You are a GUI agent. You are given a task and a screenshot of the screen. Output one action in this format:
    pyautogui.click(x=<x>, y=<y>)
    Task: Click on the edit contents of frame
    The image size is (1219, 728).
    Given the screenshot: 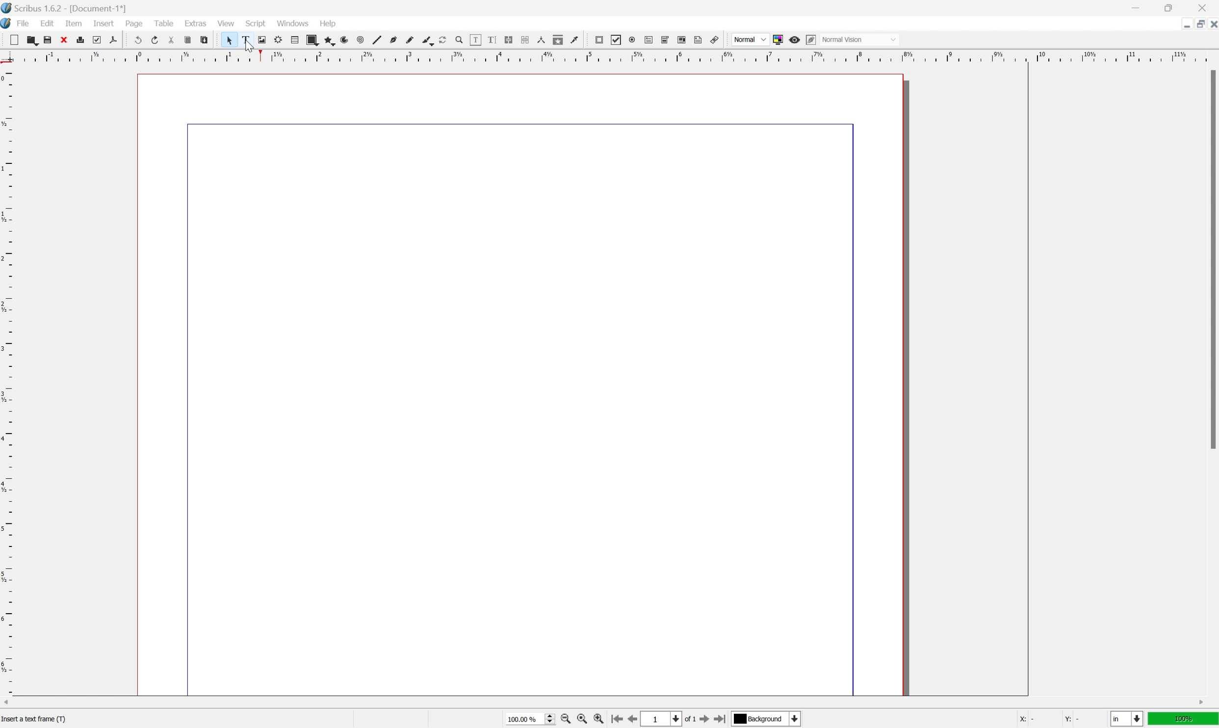 What is the action you would take?
    pyautogui.click(x=475, y=39)
    